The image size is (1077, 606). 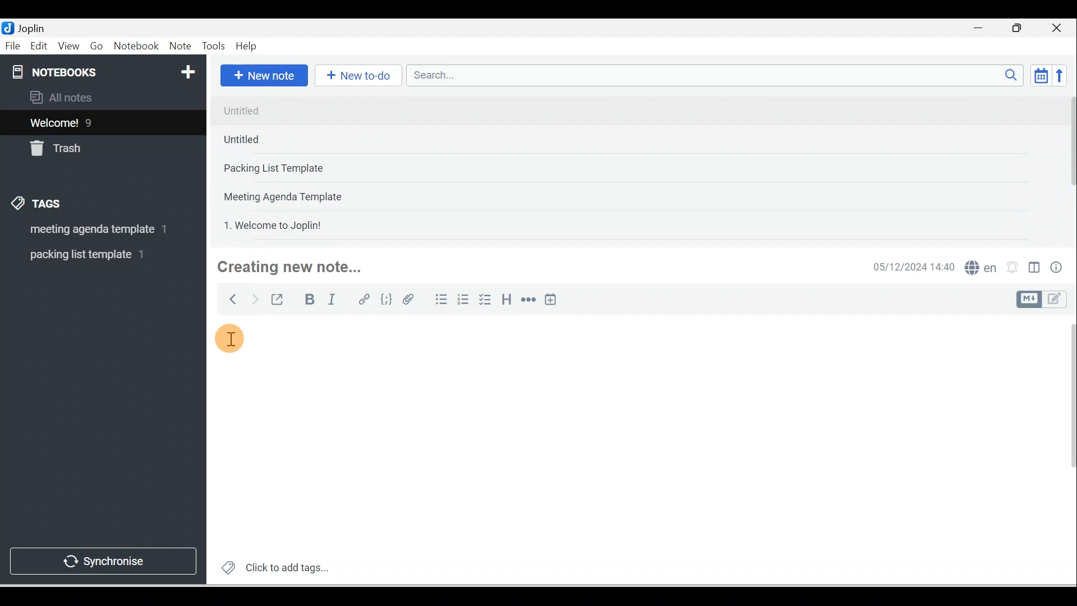 What do you see at coordinates (411, 299) in the screenshot?
I see `Attach file` at bounding box center [411, 299].